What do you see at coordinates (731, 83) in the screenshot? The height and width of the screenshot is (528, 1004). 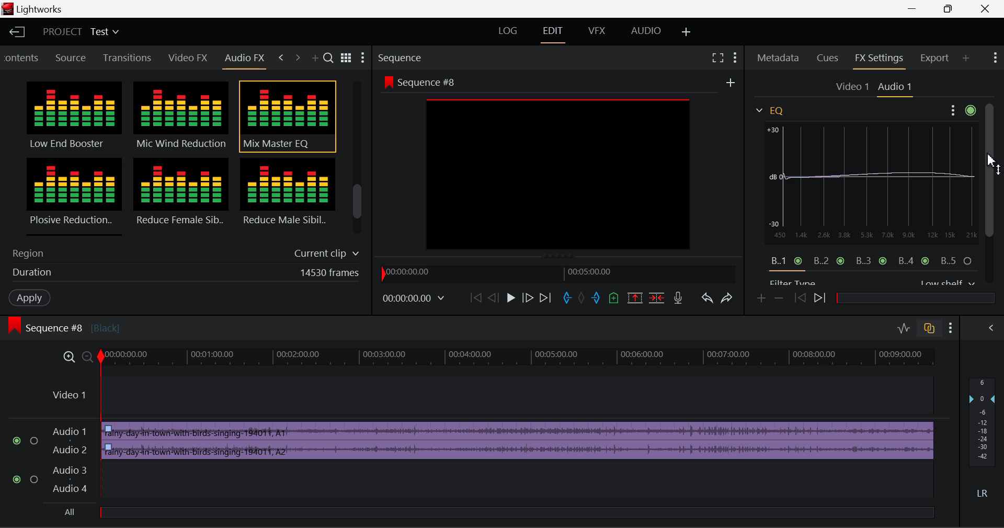 I see `Add` at bounding box center [731, 83].